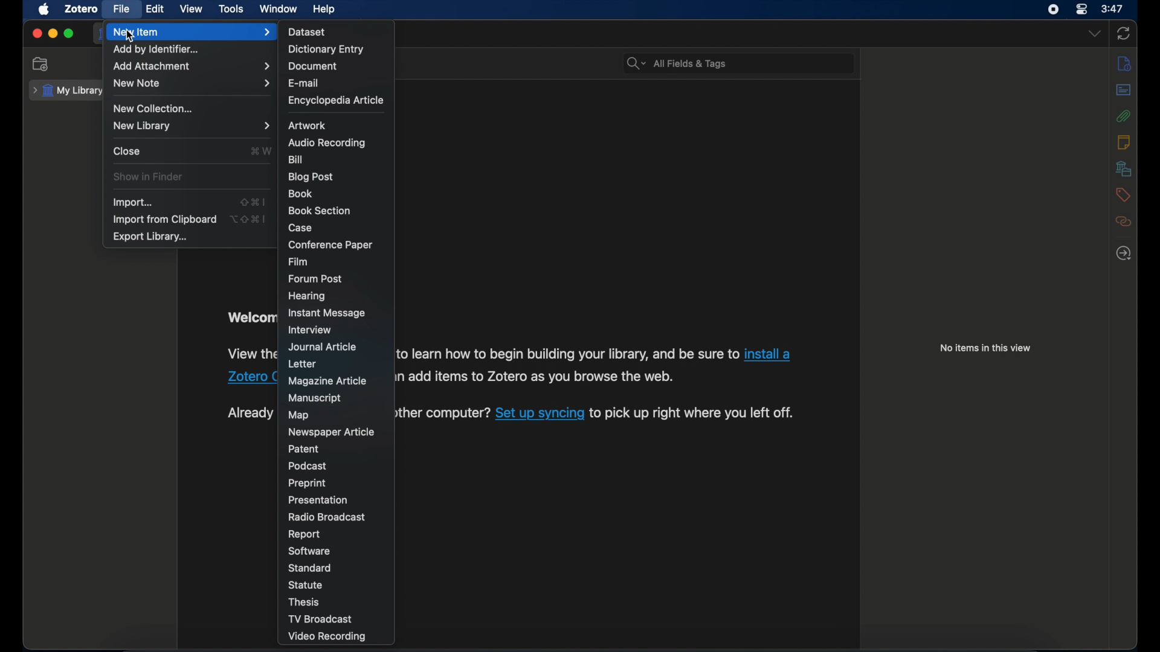 This screenshot has width=1160, height=652. I want to click on import from clipboard, so click(164, 220).